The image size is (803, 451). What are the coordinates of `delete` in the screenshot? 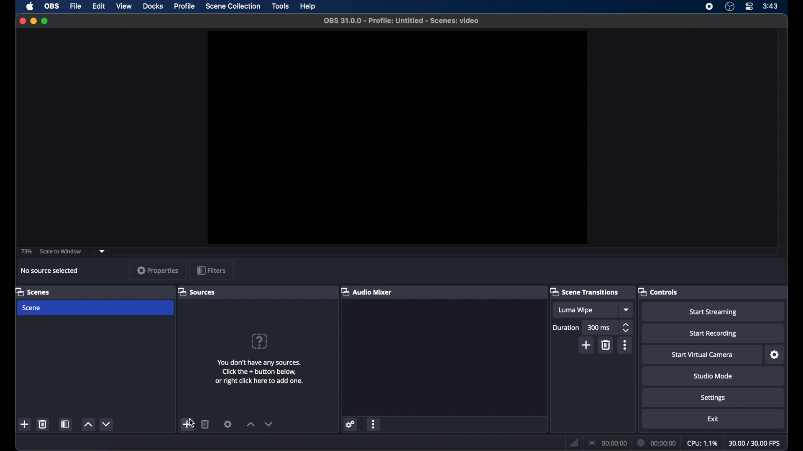 It's located at (206, 424).